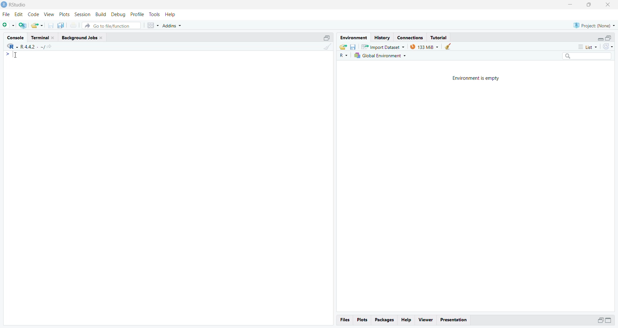  Describe the element at coordinates (363, 320) in the screenshot. I see `Plots` at that location.